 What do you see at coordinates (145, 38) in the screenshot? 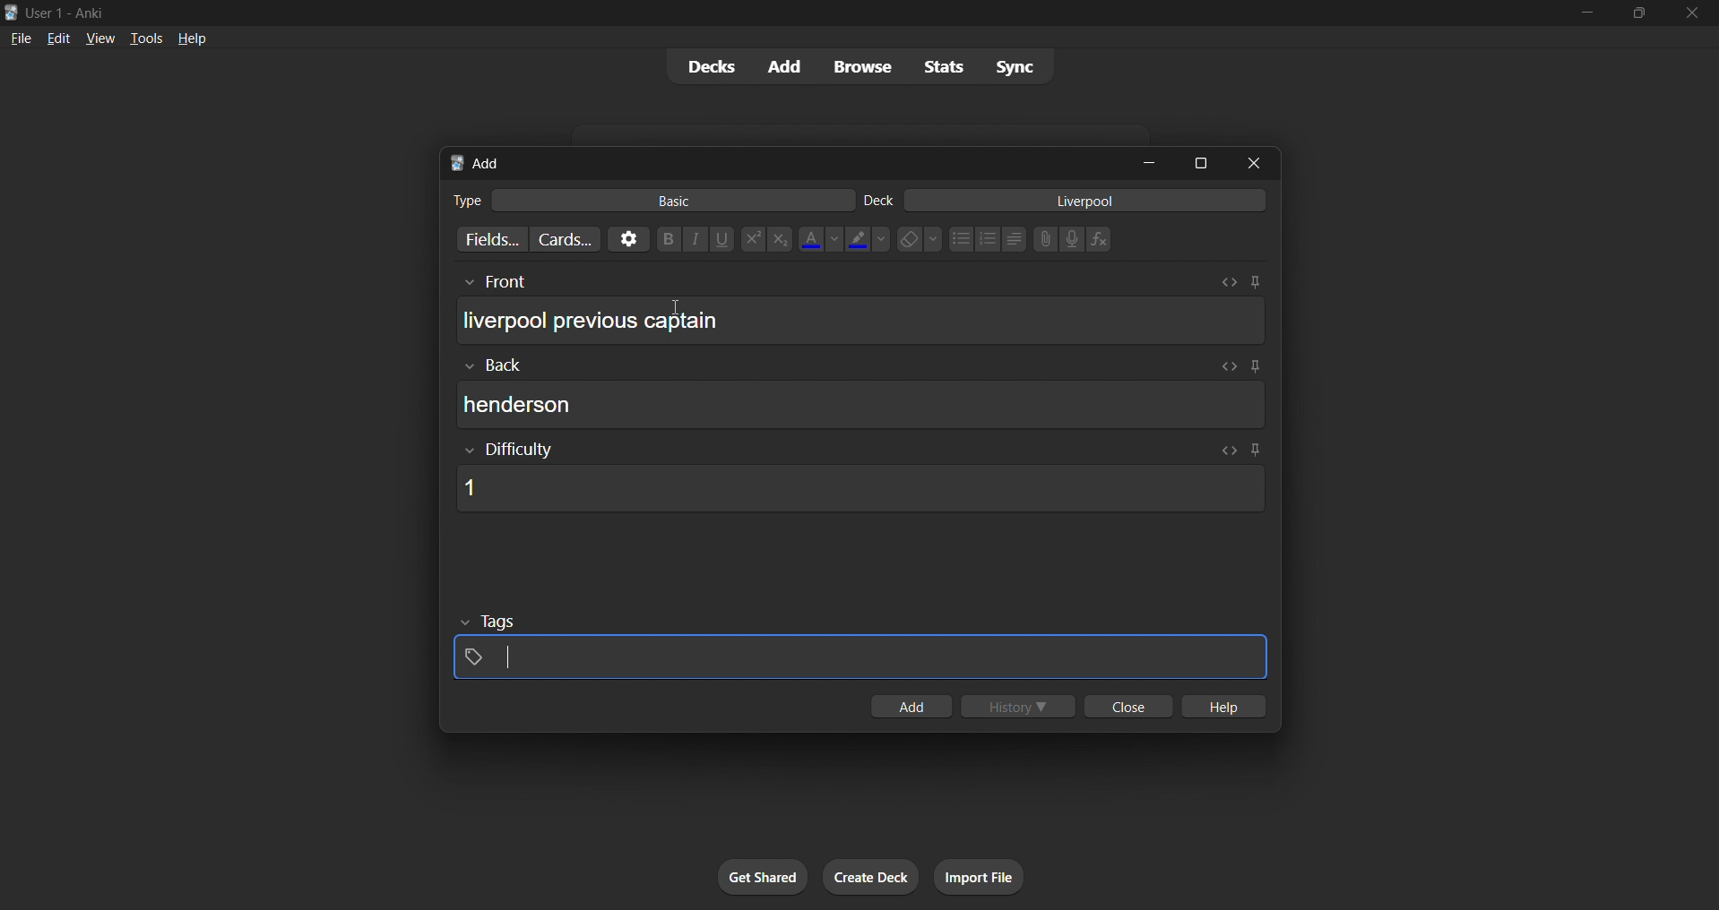
I see `tools` at bounding box center [145, 38].